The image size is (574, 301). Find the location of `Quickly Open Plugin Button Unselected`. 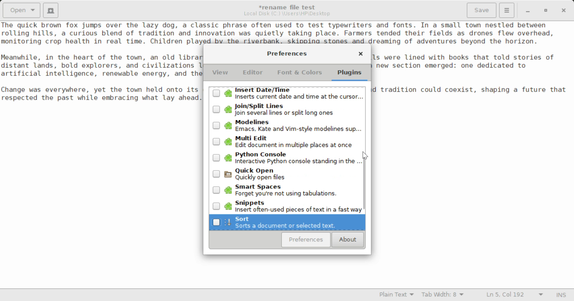

Quickly Open Plugin Button Unselected is located at coordinates (289, 176).